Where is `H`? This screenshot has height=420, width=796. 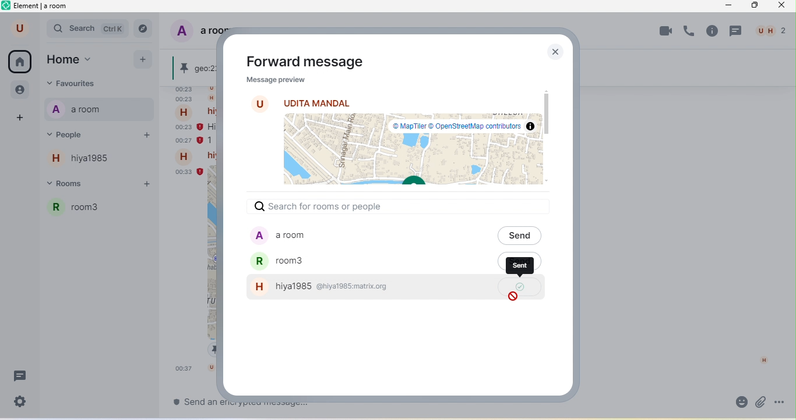
H is located at coordinates (764, 360).